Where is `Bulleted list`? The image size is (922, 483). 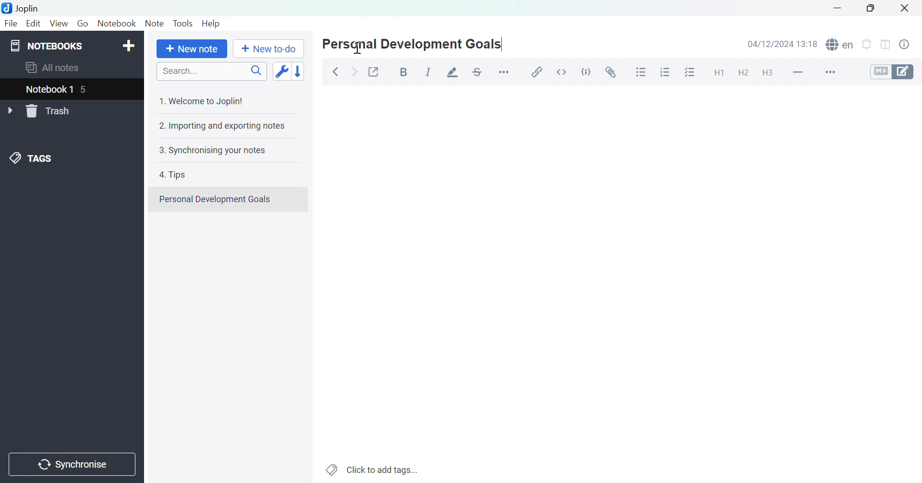
Bulleted list is located at coordinates (642, 73).